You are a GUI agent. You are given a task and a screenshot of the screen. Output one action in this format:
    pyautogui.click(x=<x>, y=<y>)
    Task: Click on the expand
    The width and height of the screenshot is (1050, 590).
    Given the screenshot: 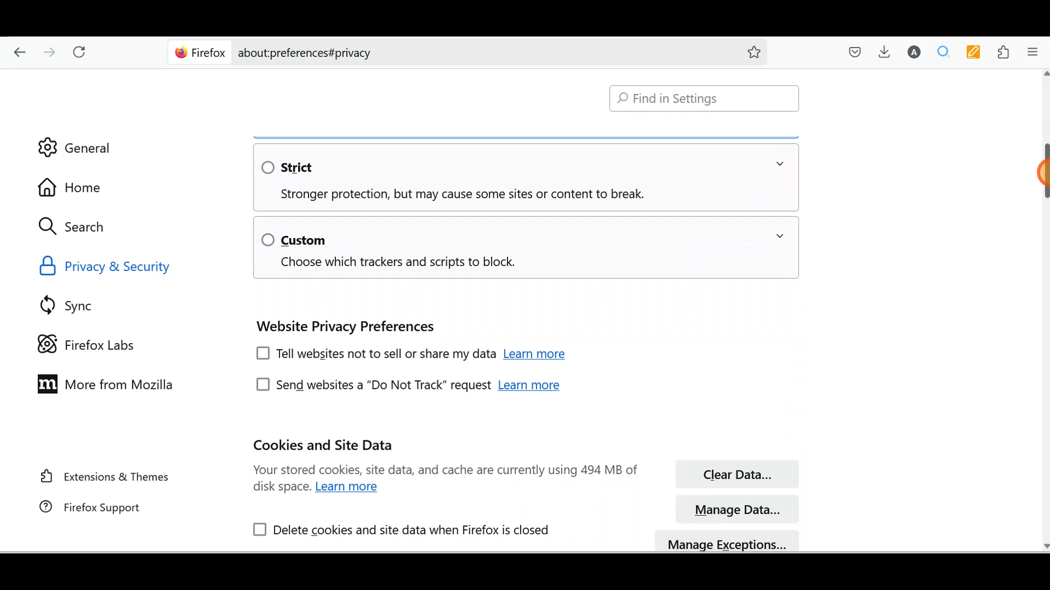 What is the action you would take?
    pyautogui.click(x=780, y=164)
    